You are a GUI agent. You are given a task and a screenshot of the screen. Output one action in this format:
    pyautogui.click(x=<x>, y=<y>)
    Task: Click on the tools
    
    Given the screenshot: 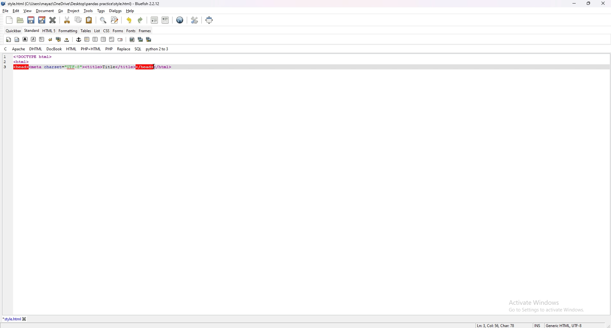 What is the action you would take?
    pyautogui.click(x=88, y=11)
    